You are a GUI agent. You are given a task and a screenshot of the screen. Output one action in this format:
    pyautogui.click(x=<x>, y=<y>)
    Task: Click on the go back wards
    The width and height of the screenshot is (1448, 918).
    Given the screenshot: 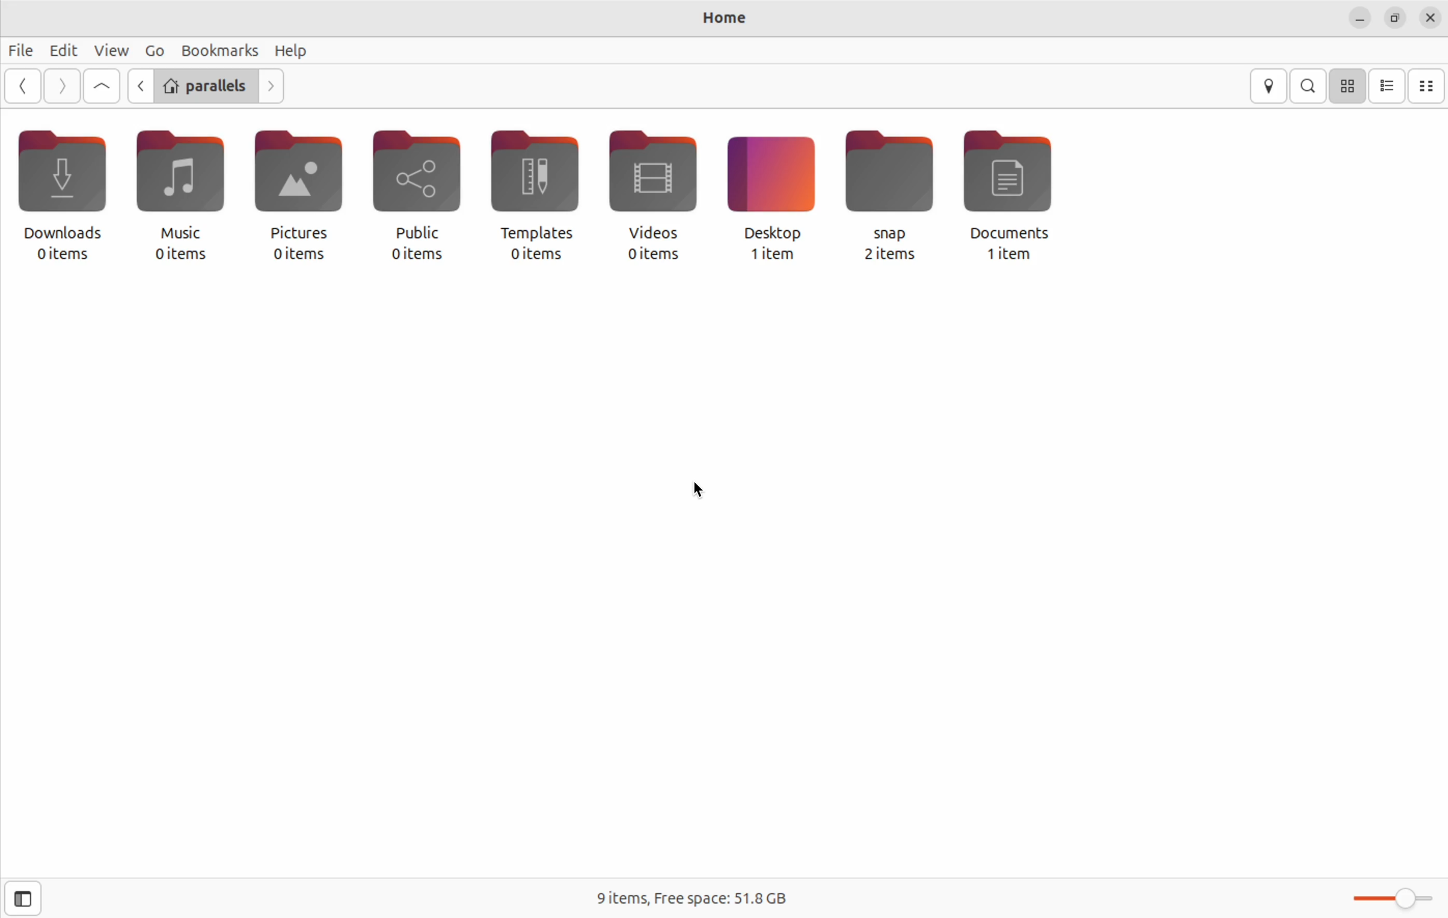 What is the action you would take?
    pyautogui.click(x=26, y=84)
    